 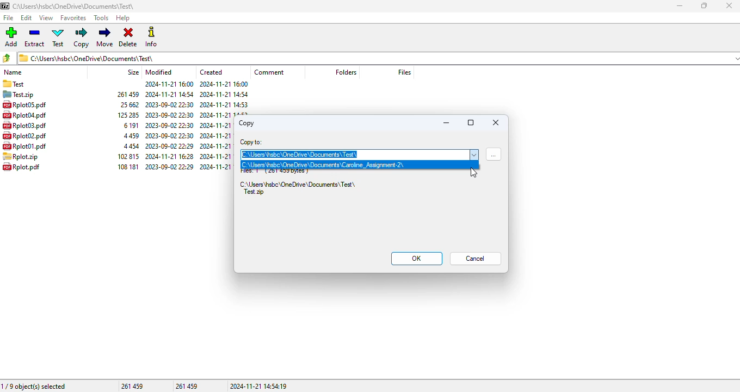 What do you see at coordinates (129, 125) in the screenshot?
I see `size` at bounding box center [129, 125].